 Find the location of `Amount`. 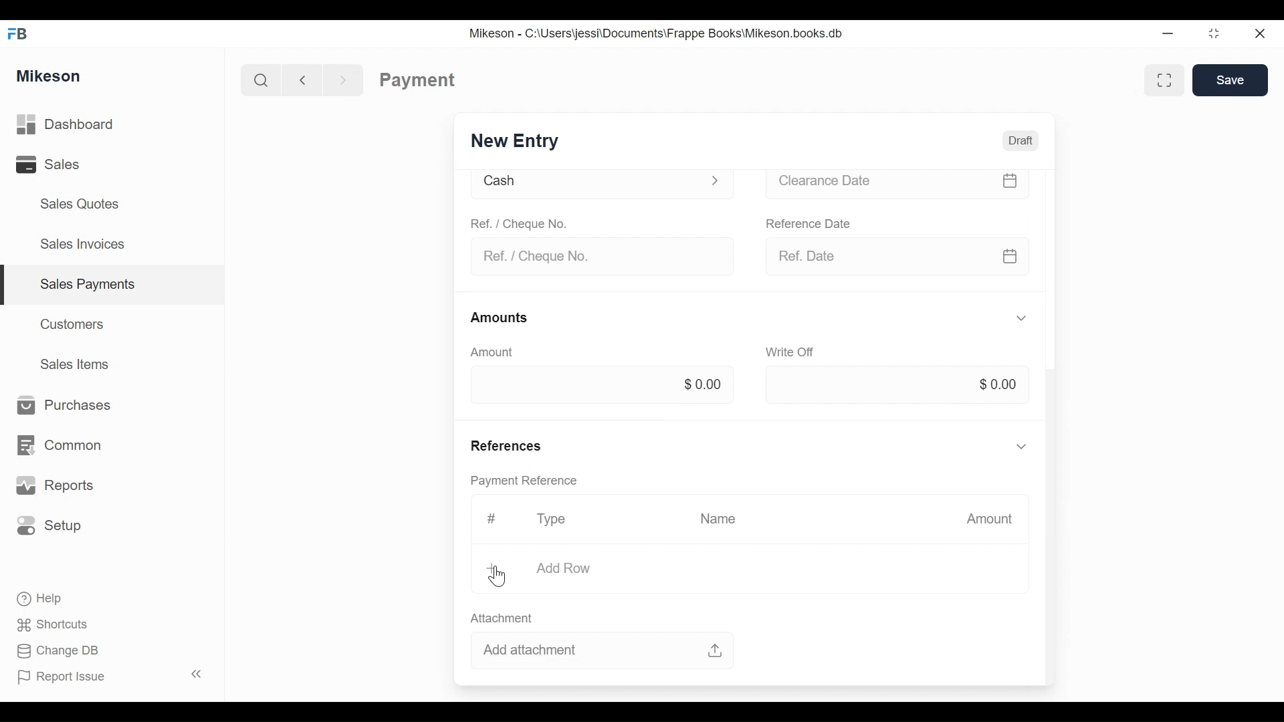

Amount is located at coordinates (490, 353).